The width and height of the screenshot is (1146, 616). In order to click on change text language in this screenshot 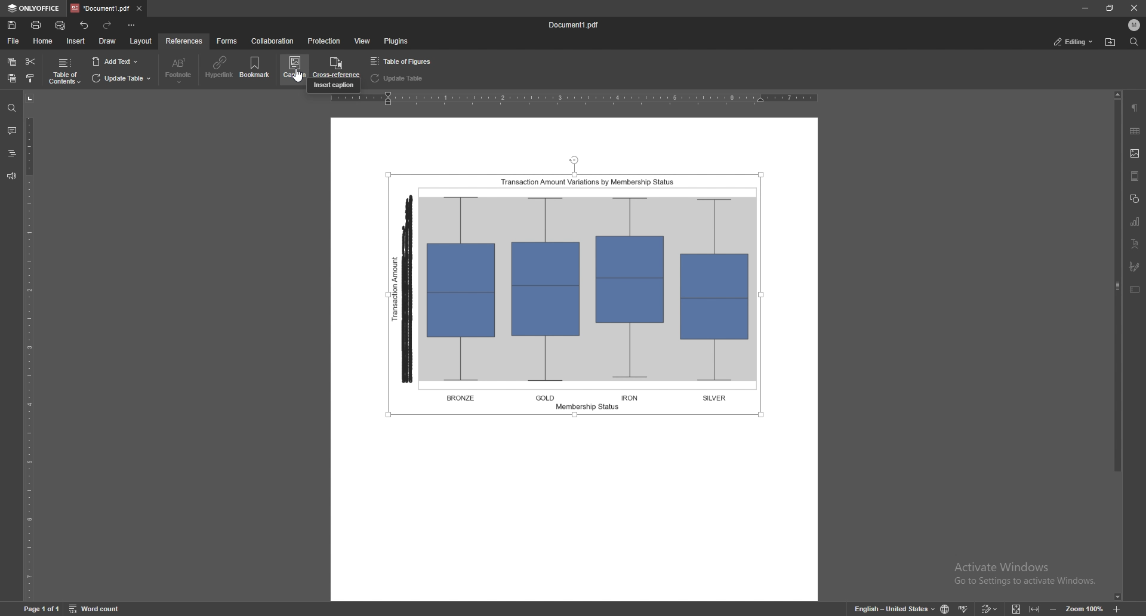, I will do `click(894, 607)`.